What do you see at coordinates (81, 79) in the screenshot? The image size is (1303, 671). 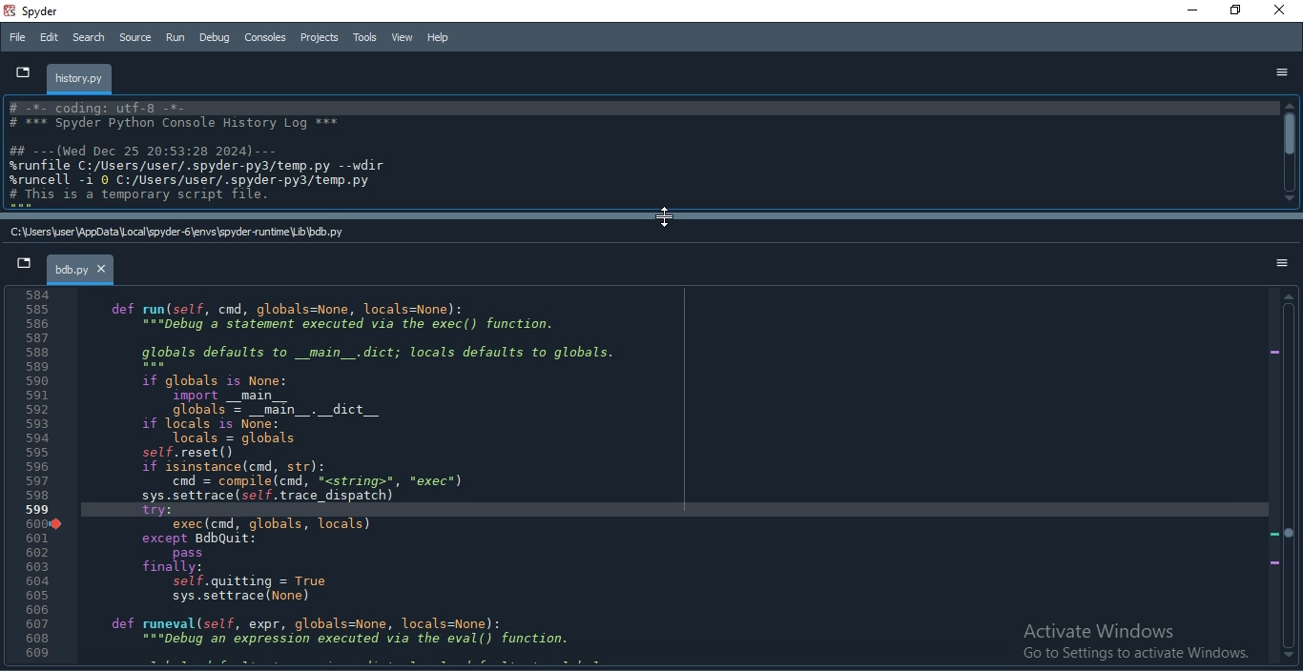 I see `tab title` at bounding box center [81, 79].